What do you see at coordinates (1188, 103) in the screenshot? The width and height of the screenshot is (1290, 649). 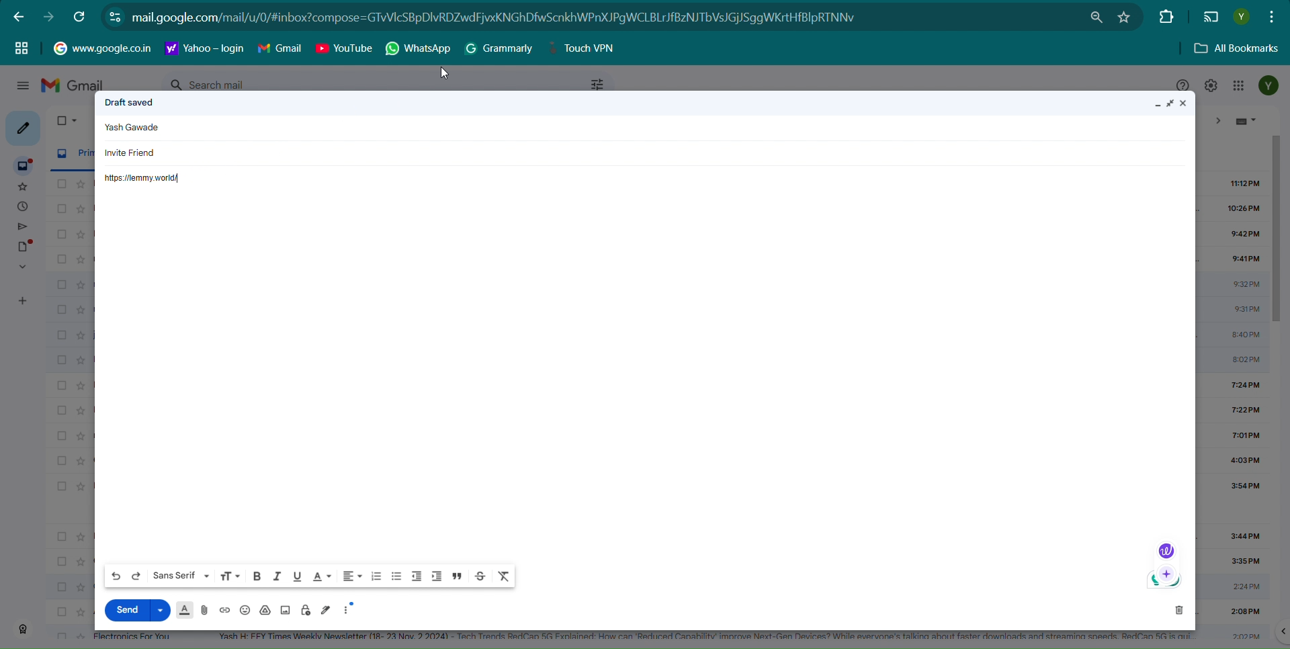 I see `Close` at bounding box center [1188, 103].